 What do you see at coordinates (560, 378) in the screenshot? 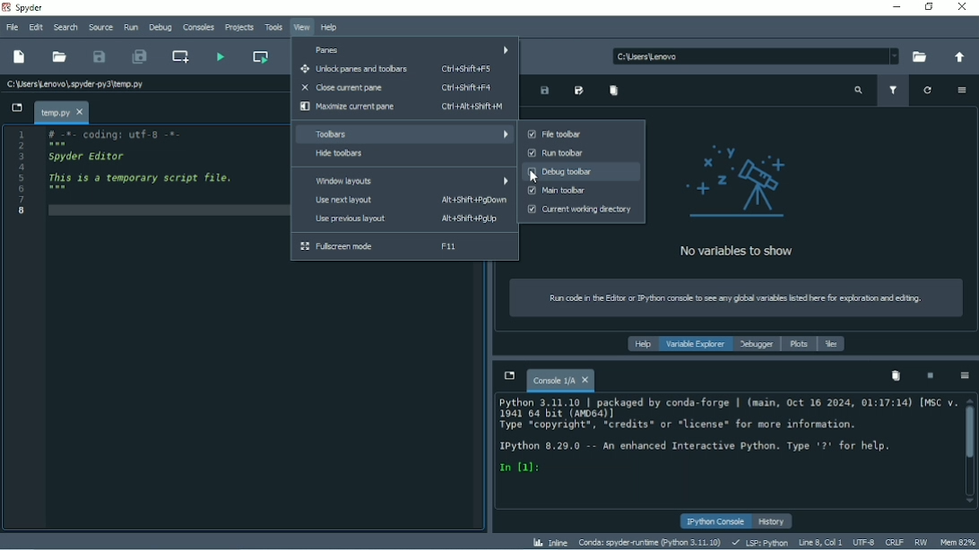
I see `Console` at bounding box center [560, 378].